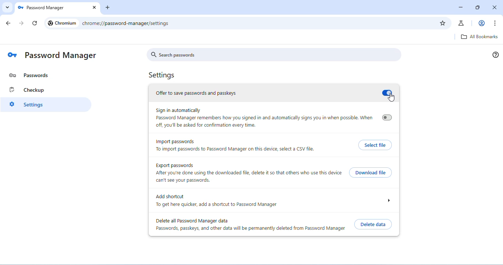  What do you see at coordinates (179, 111) in the screenshot?
I see `sign in automatically` at bounding box center [179, 111].